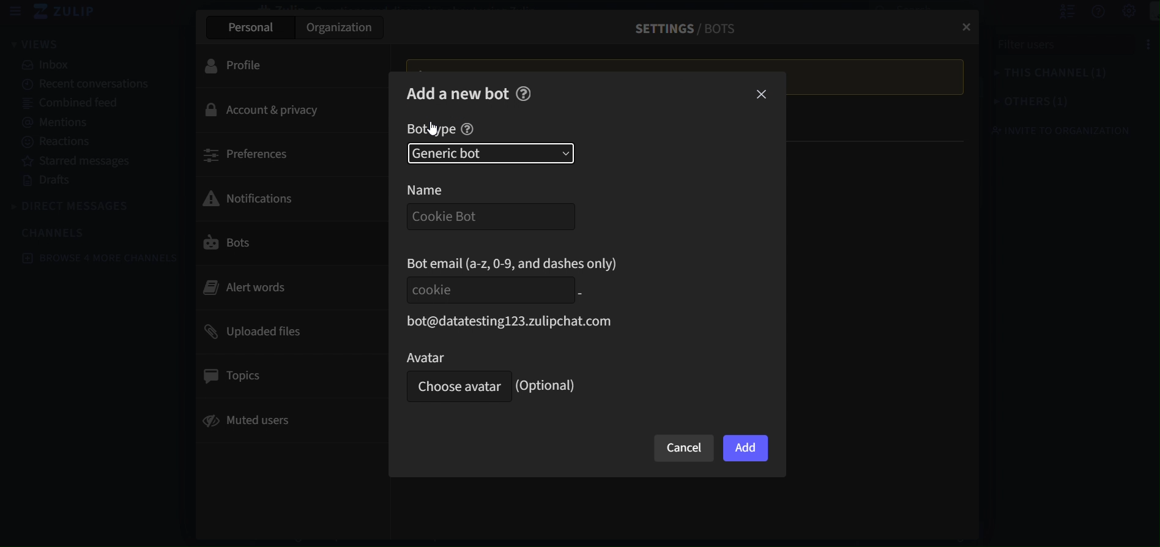  I want to click on account & privacy, so click(282, 111).